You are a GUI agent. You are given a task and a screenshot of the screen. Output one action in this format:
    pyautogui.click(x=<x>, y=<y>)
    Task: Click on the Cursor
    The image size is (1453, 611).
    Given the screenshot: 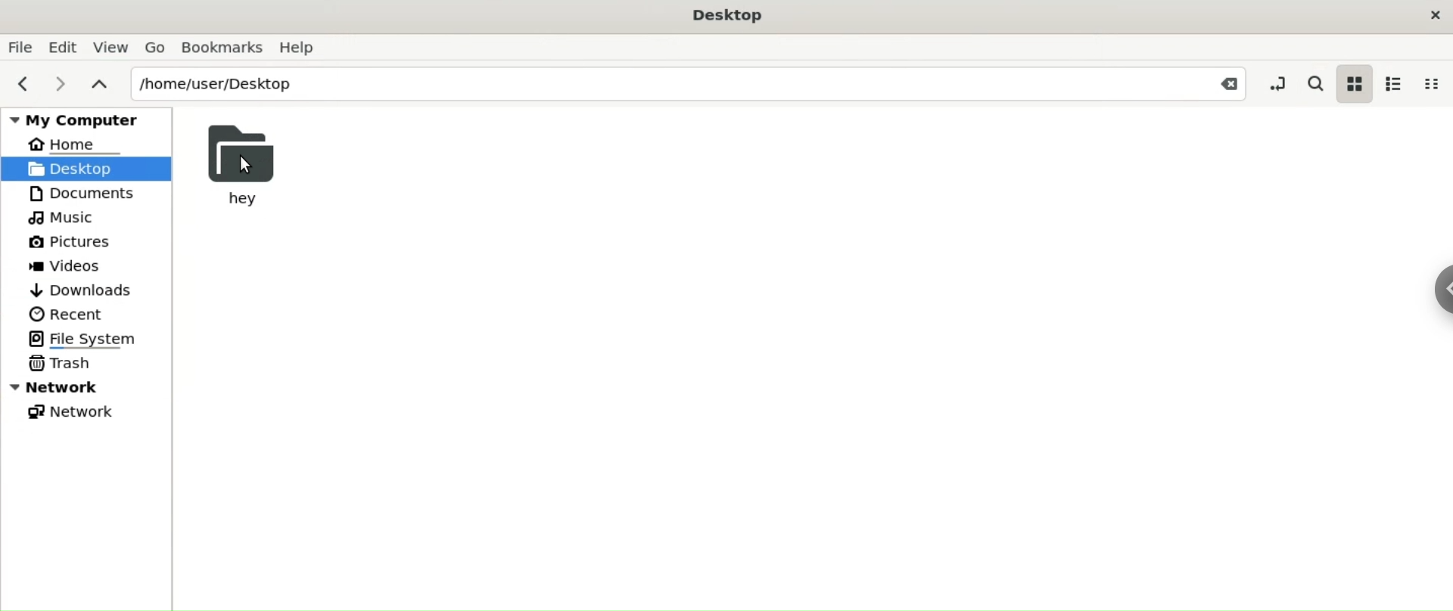 What is the action you would take?
    pyautogui.click(x=250, y=168)
    